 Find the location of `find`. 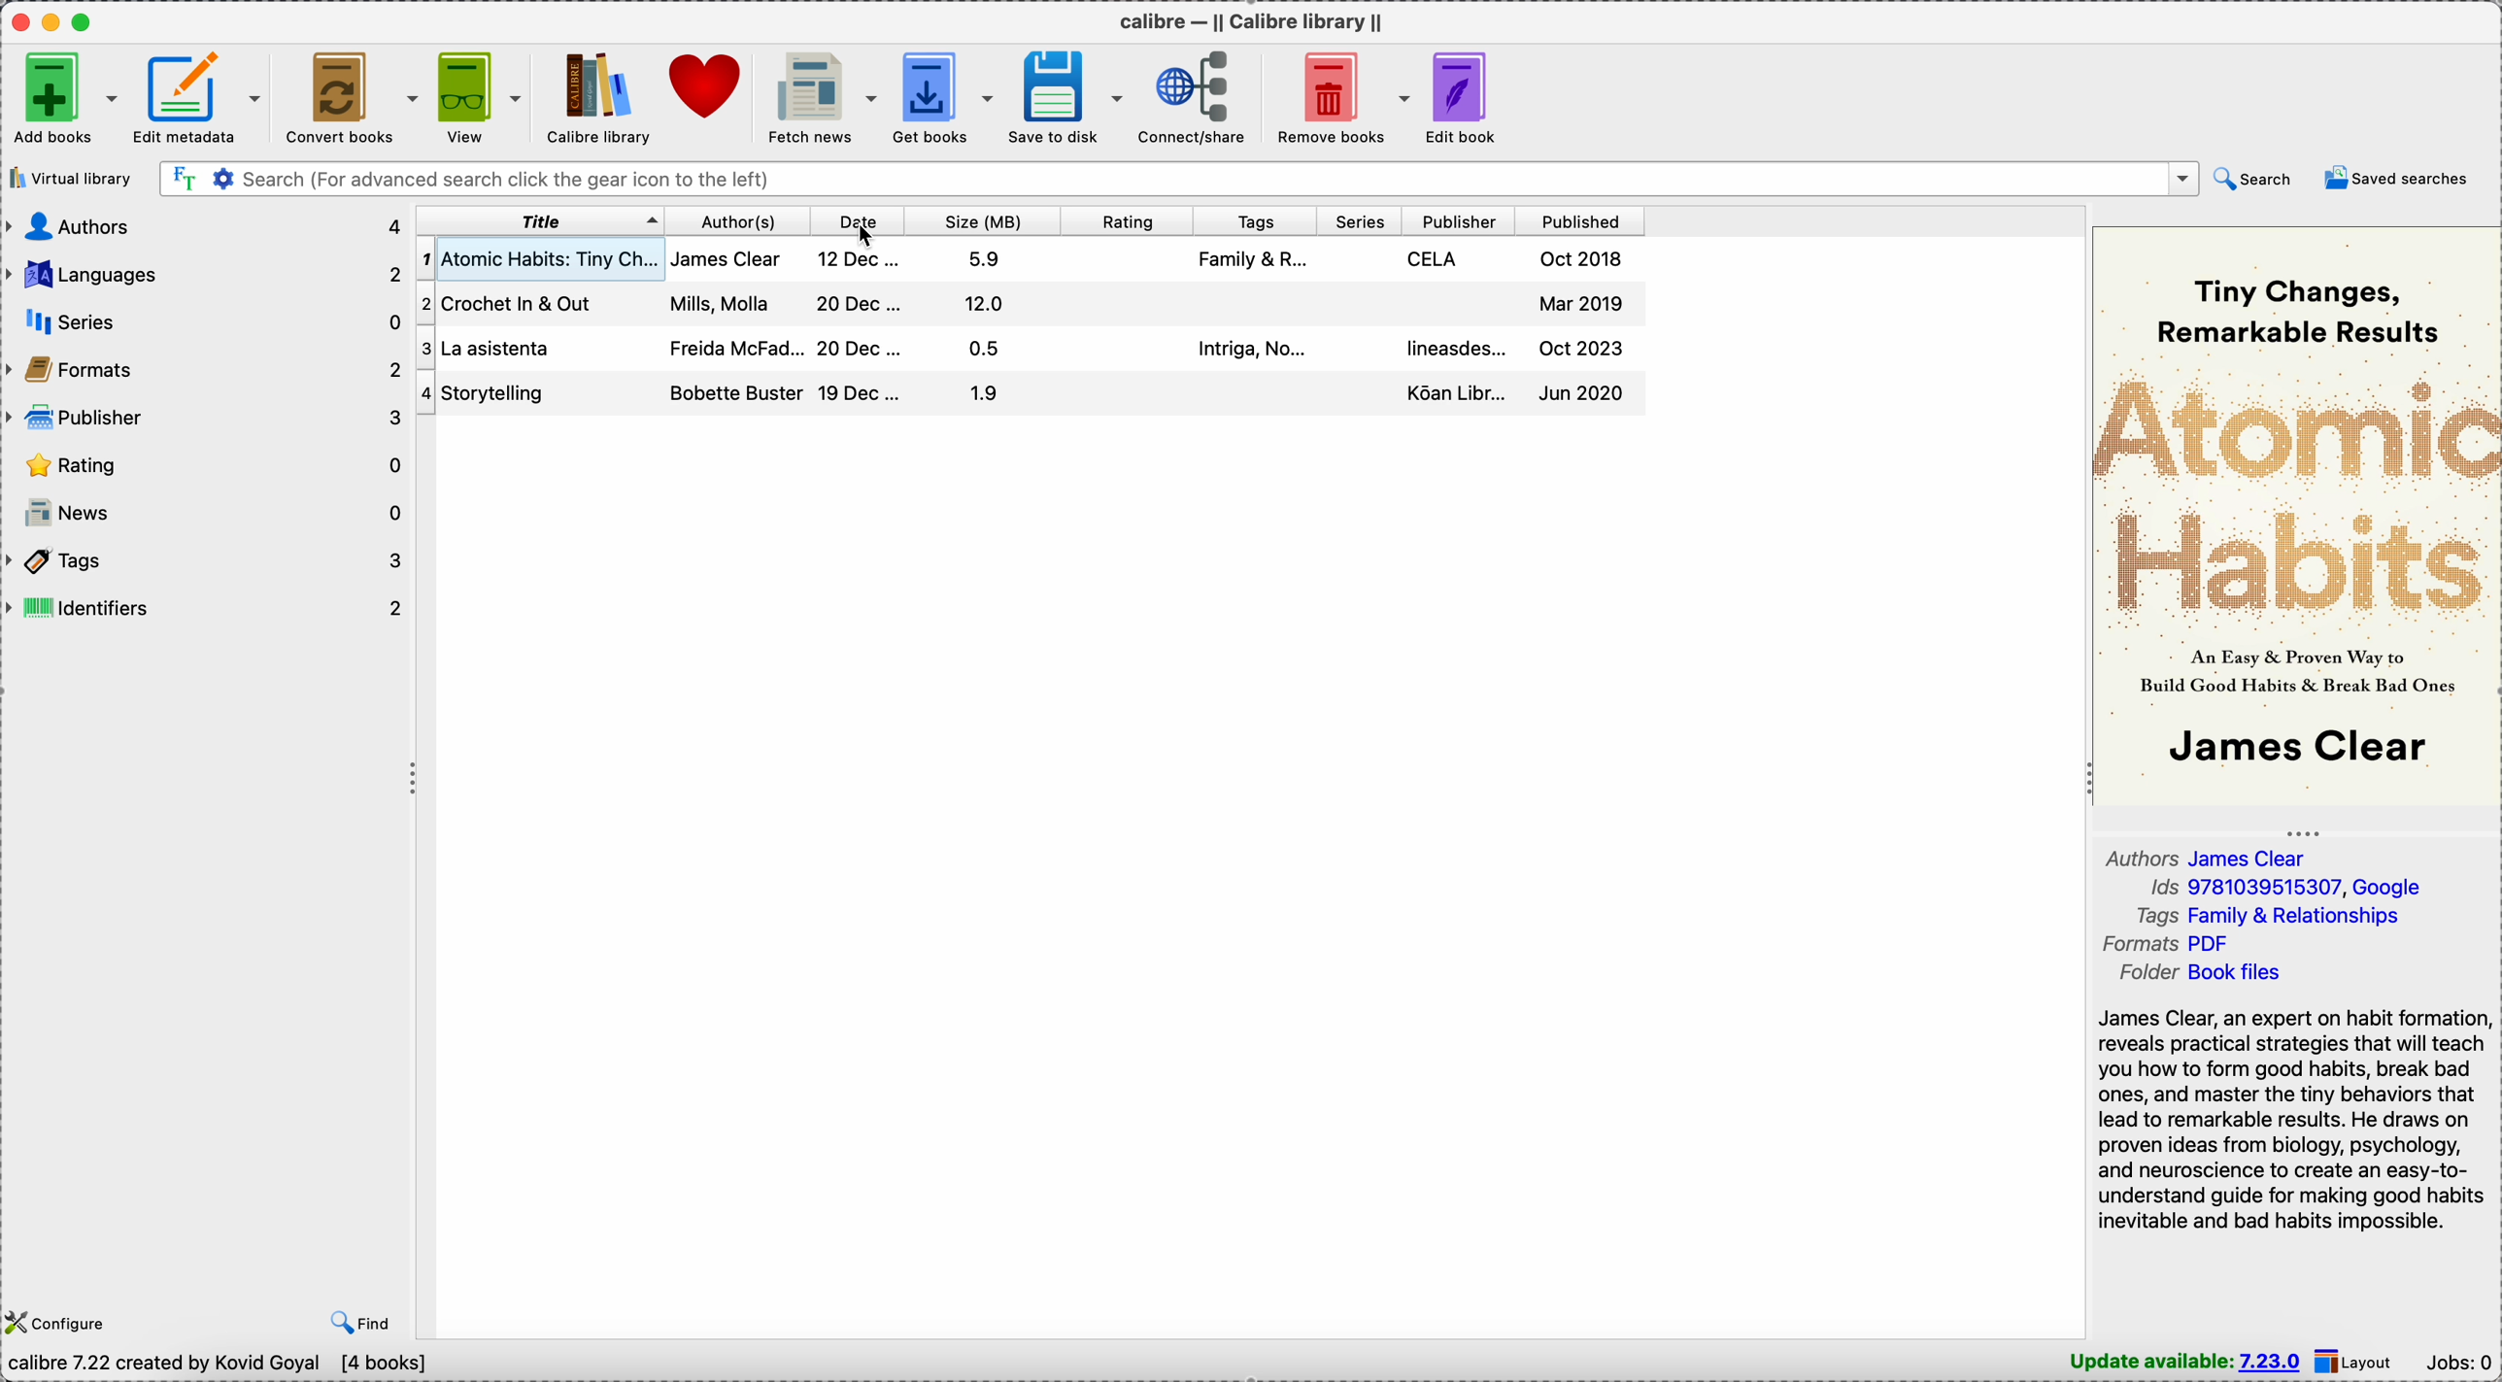

find is located at coordinates (356, 1321).